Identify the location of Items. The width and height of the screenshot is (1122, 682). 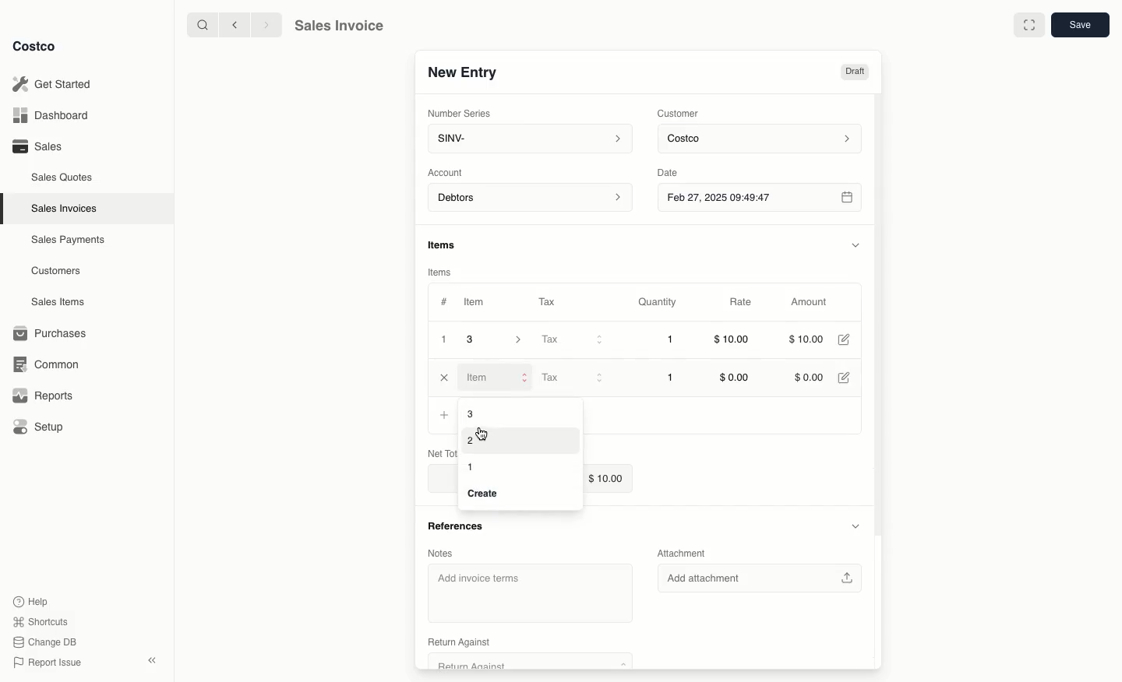
(443, 272).